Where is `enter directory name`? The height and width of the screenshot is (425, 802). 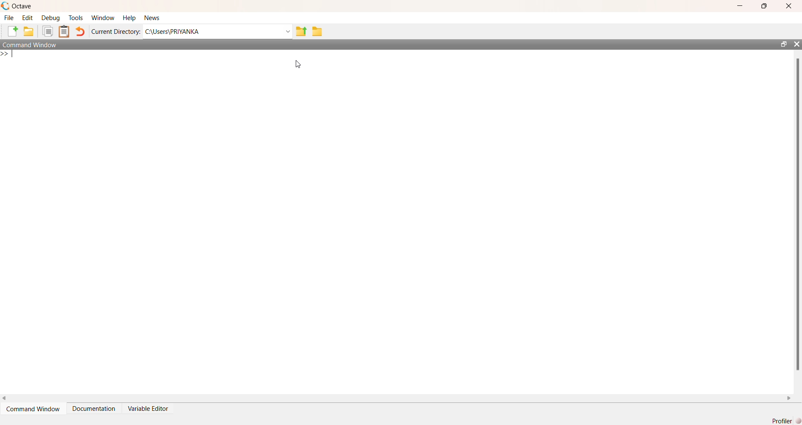
enter directory name is located at coordinates (218, 32).